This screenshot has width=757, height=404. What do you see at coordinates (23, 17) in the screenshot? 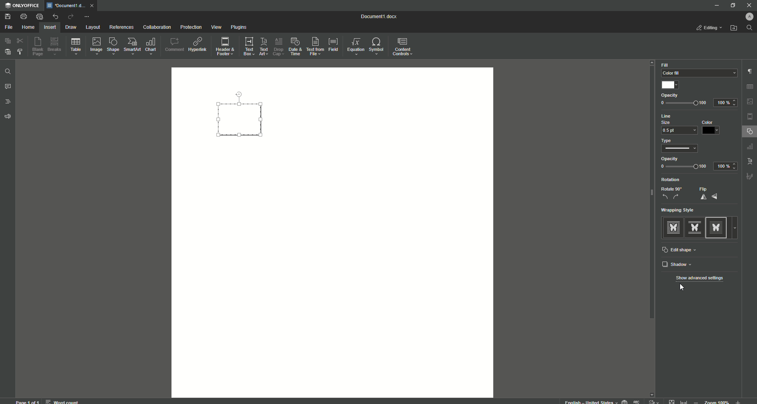
I see `Print` at bounding box center [23, 17].